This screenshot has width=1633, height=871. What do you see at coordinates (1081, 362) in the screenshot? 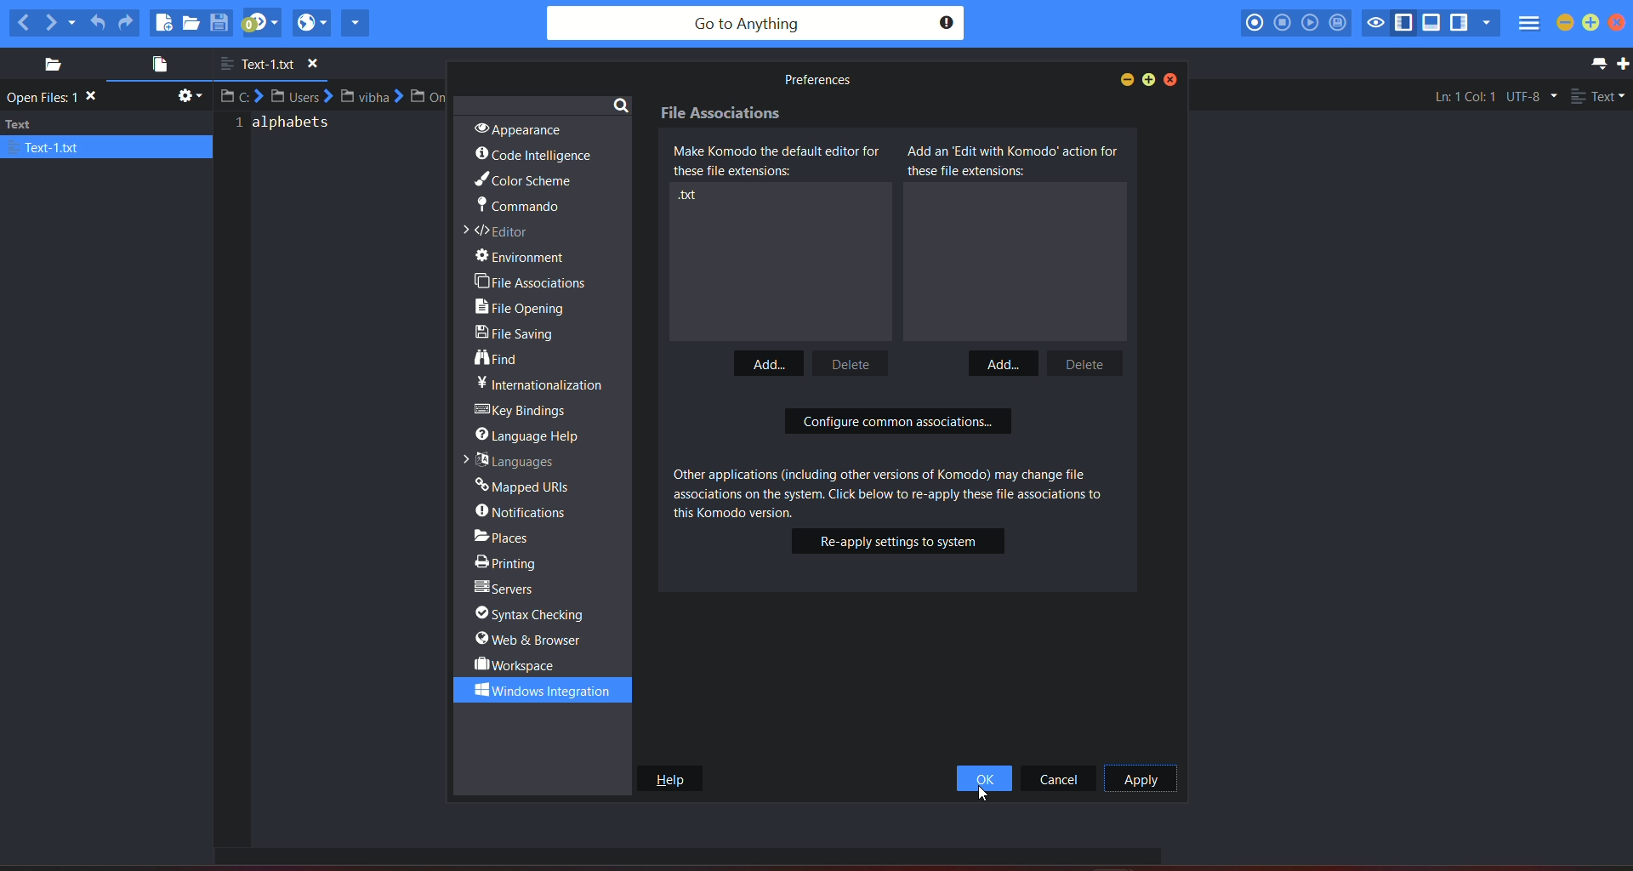
I see `delete` at bounding box center [1081, 362].